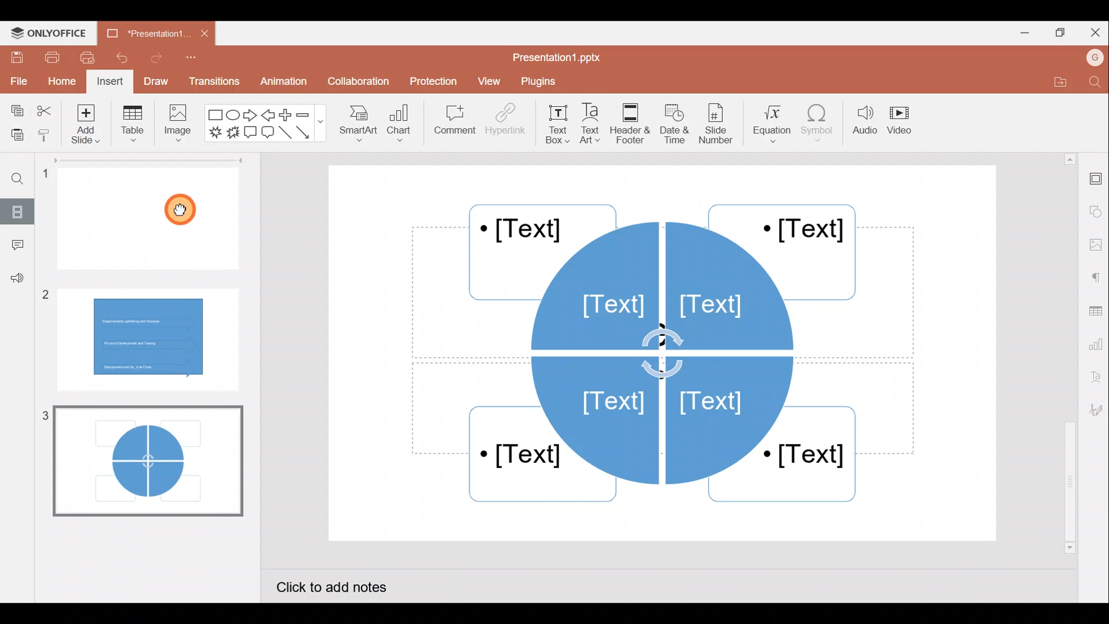 The width and height of the screenshot is (1109, 624). Describe the element at coordinates (120, 58) in the screenshot. I see `Undo` at that location.